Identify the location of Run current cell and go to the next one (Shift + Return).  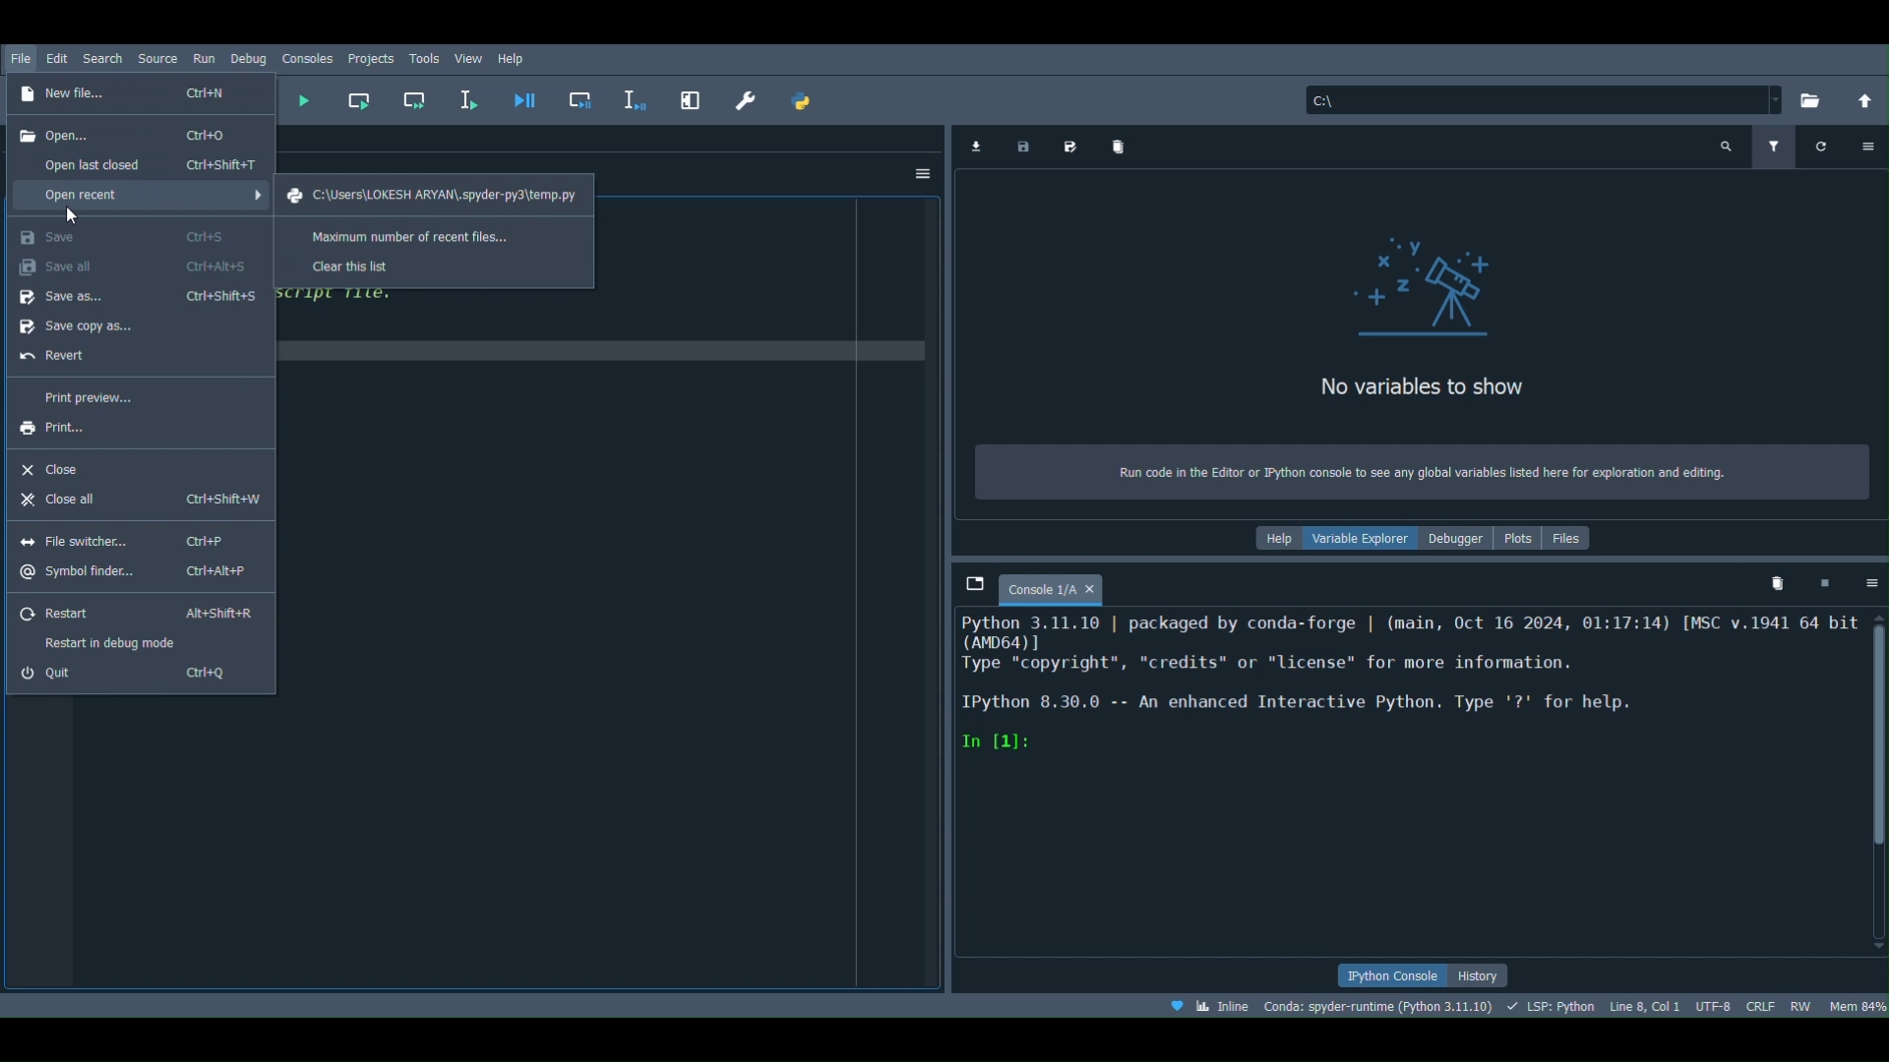
(414, 104).